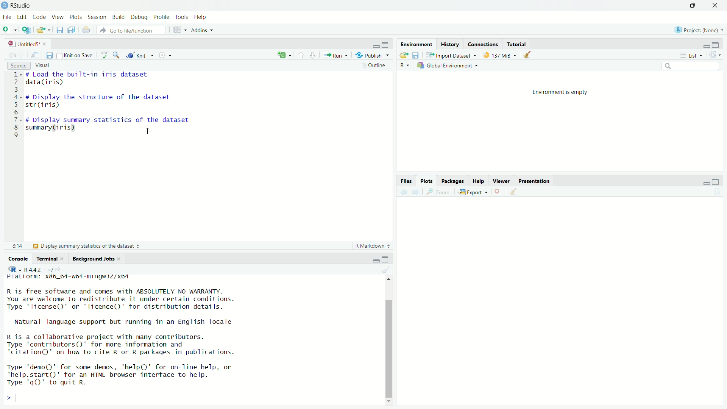 Image resolution: width=727 pixels, height=409 pixels. Describe the element at coordinates (499, 191) in the screenshot. I see `Remove selected` at that location.